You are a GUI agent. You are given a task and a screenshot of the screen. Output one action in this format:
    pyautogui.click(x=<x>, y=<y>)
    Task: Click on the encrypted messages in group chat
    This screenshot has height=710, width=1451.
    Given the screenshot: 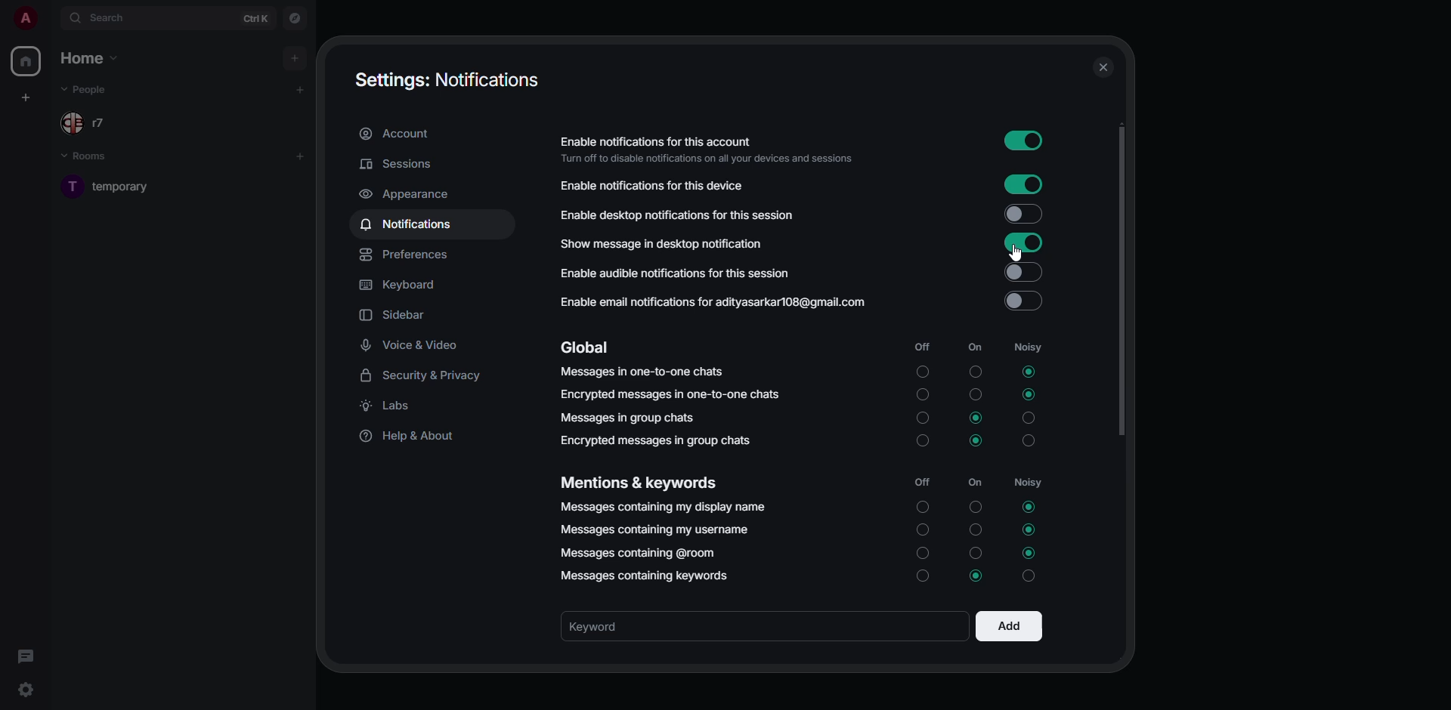 What is the action you would take?
    pyautogui.click(x=653, y=440)
    